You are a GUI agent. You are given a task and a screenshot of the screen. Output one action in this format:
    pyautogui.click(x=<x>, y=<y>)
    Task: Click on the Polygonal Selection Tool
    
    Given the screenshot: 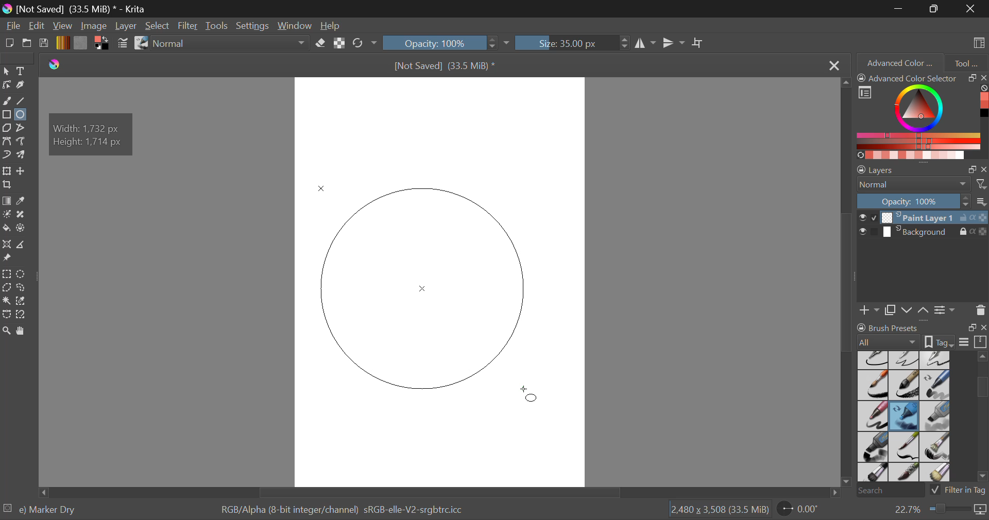 What is the action you would take?
    pyautogui.click(x=7, y=287)
    